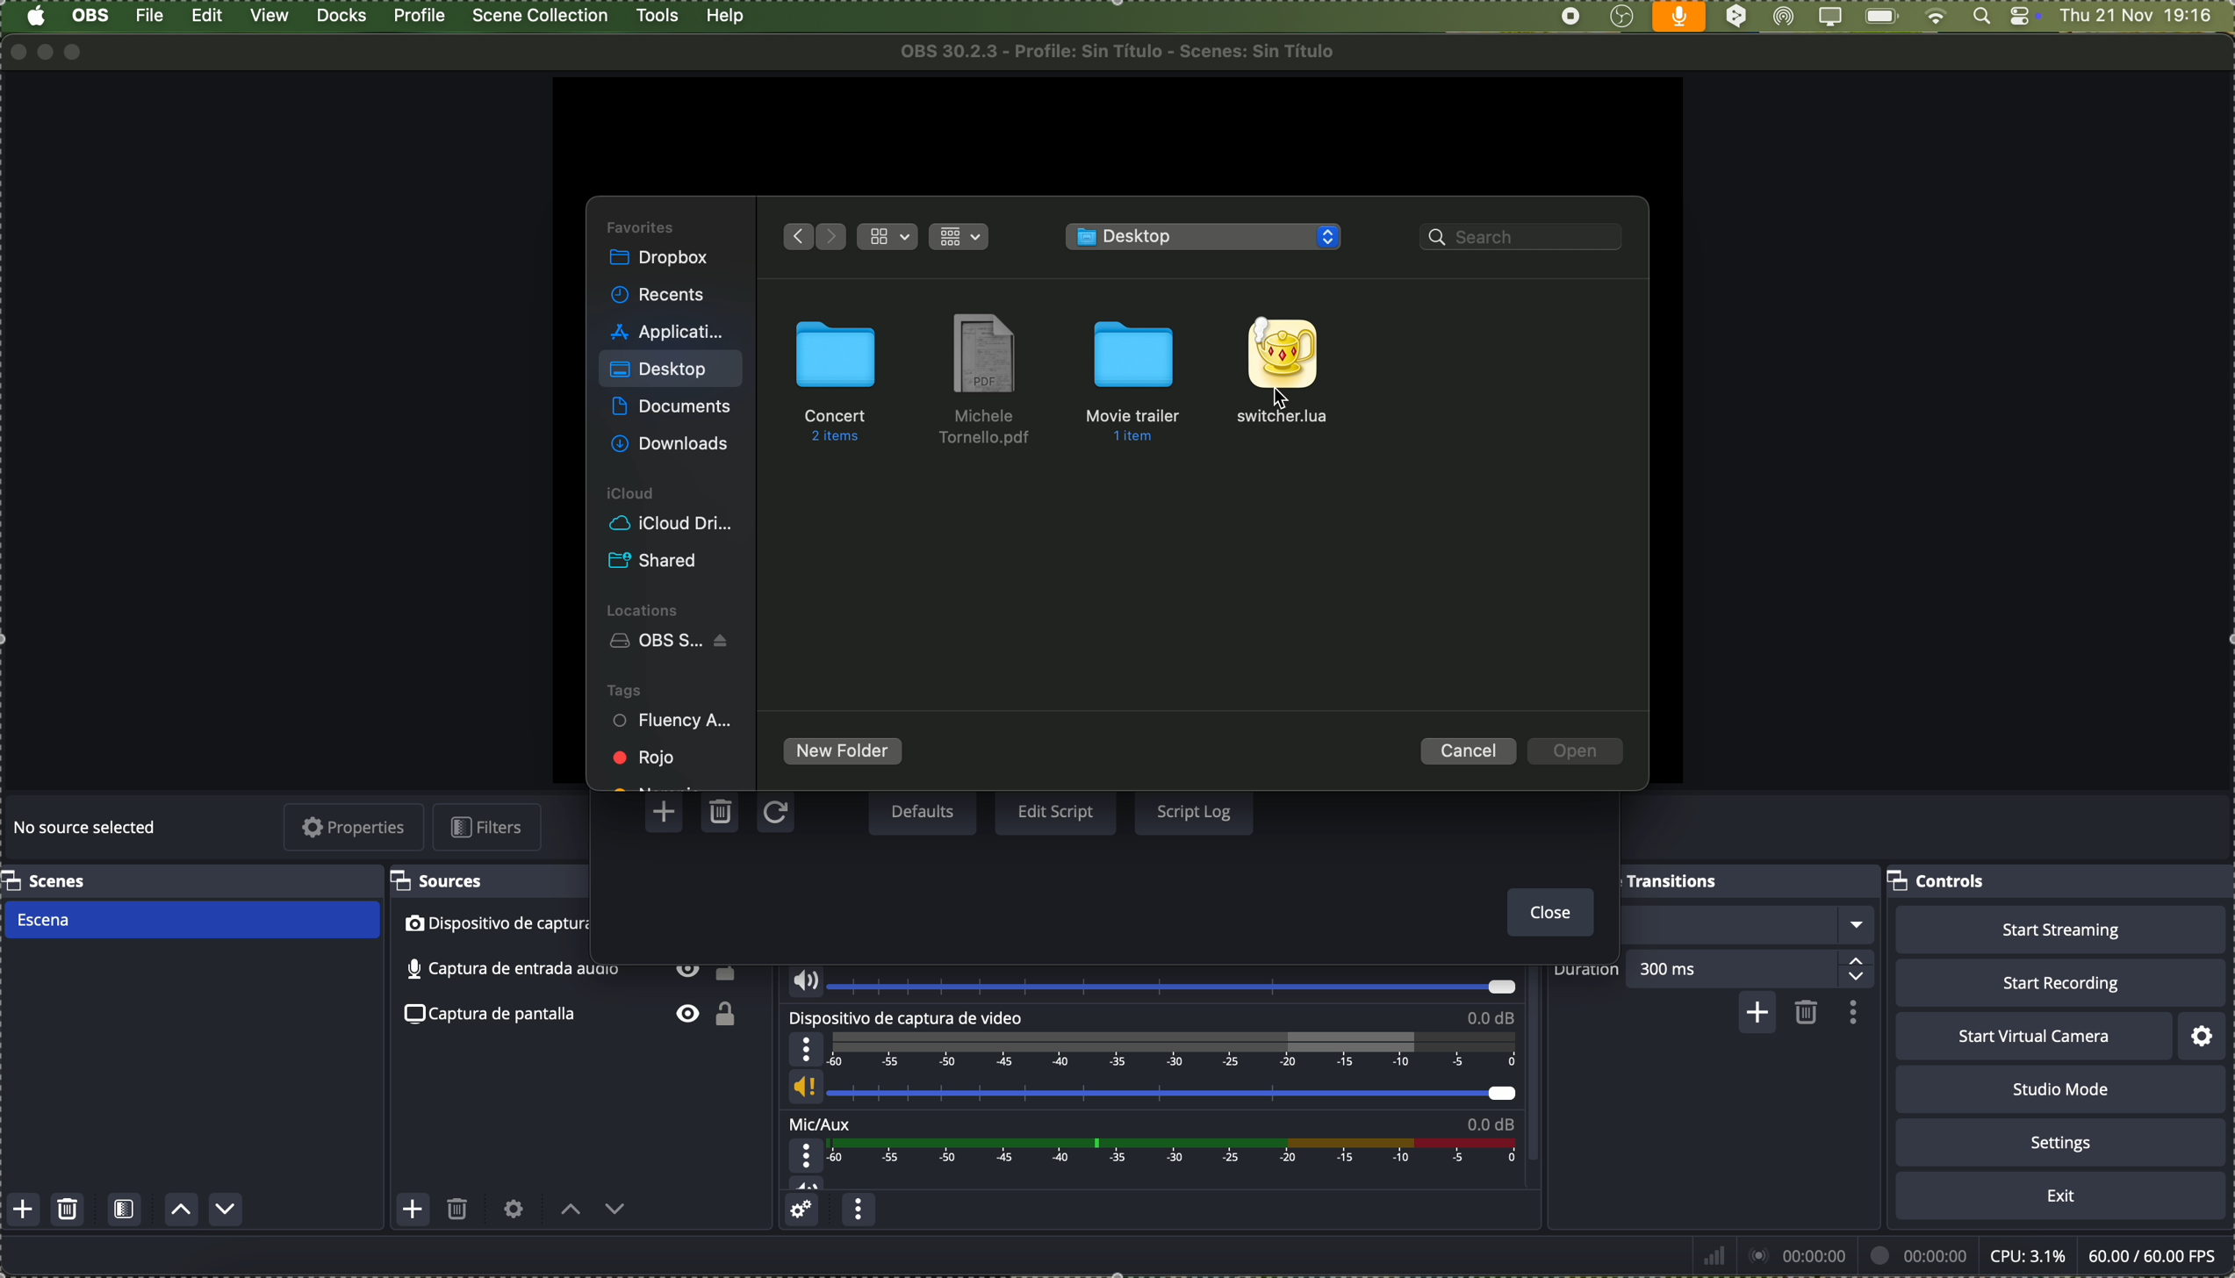  Describe the element at coordinates (492, 827) in the screenshot. I see `filters` at that location.